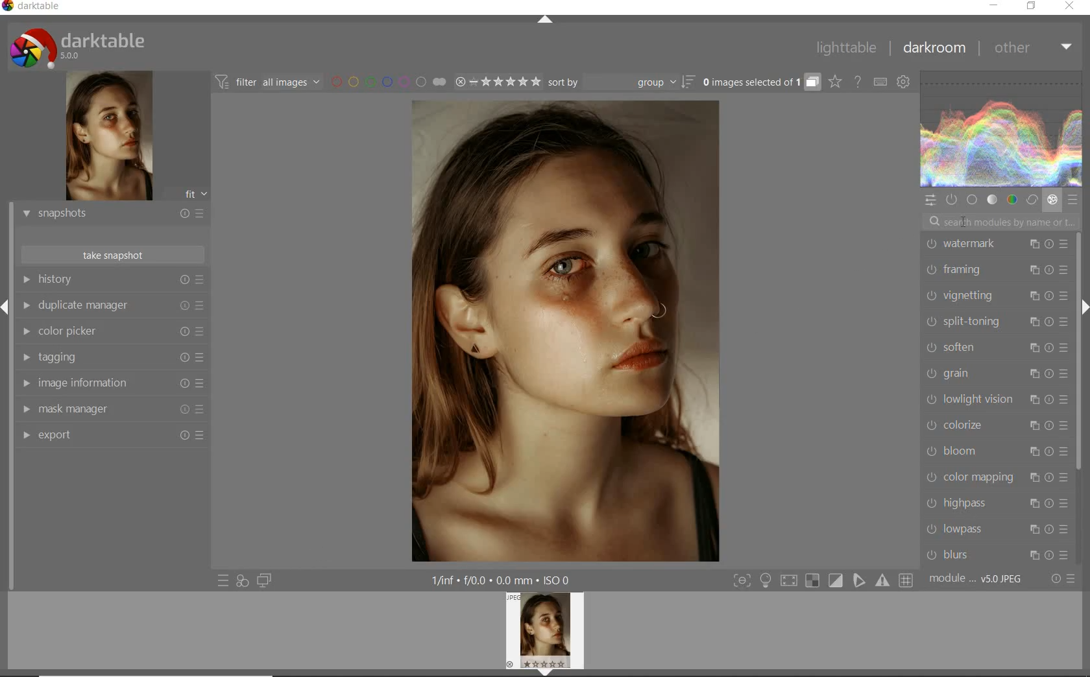 The height and width of the screenshot is (677, 1090). What do you see at coordinates (1031, 47) in the screenshot?
I see `other` at bounding box center [1031, 47].